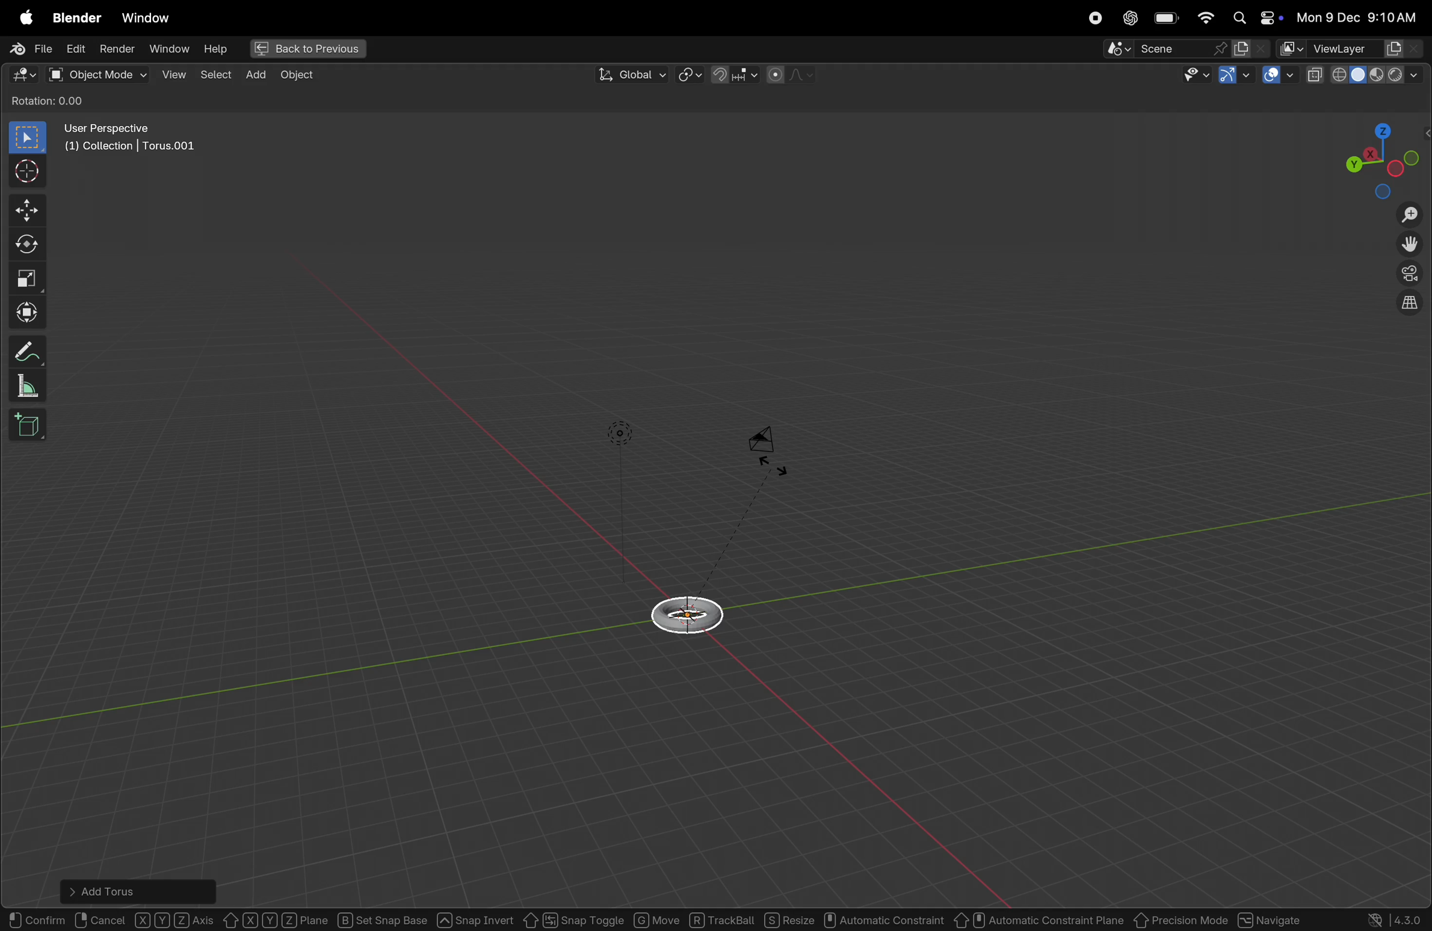  I want to click on Blender, so click(73, 16).